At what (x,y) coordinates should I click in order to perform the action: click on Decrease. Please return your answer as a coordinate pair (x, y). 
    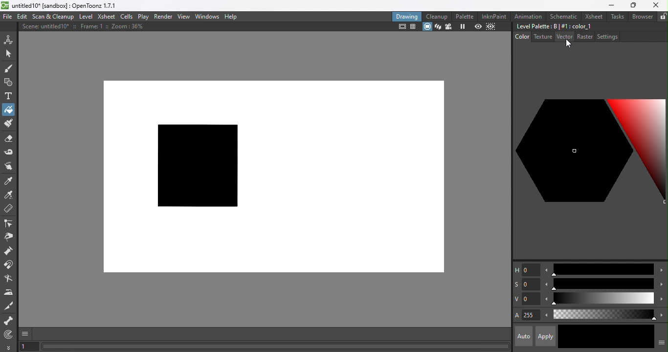
    Looking at the image, I should click on (545, 284).